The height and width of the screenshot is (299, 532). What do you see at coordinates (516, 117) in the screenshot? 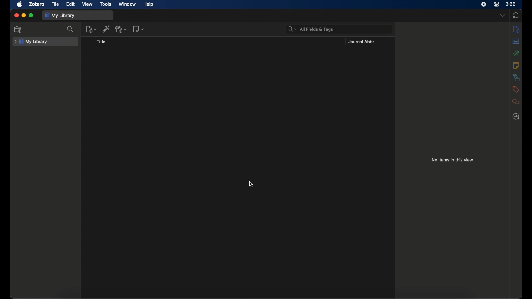
I see `locate` at bounding box center [516, 117].